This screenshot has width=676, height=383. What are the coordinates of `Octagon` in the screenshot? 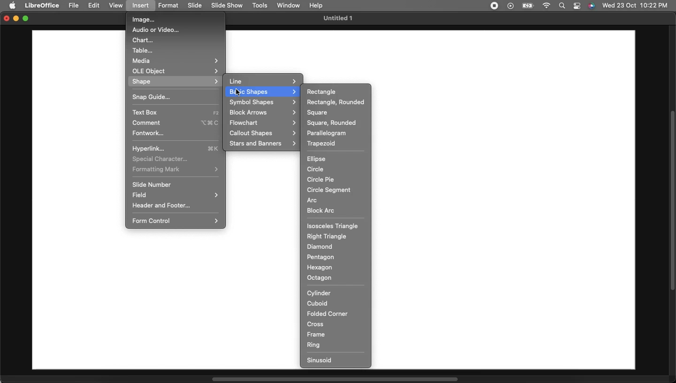 It's located at (320, 278).